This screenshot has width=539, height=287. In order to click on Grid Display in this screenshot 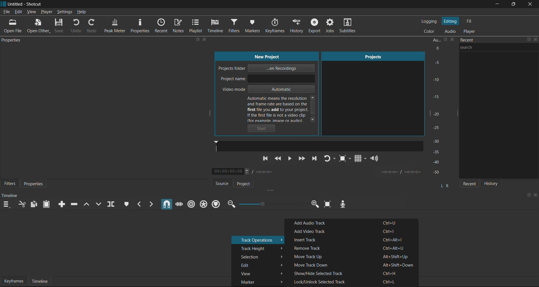, I will do `click(358, 159)`.